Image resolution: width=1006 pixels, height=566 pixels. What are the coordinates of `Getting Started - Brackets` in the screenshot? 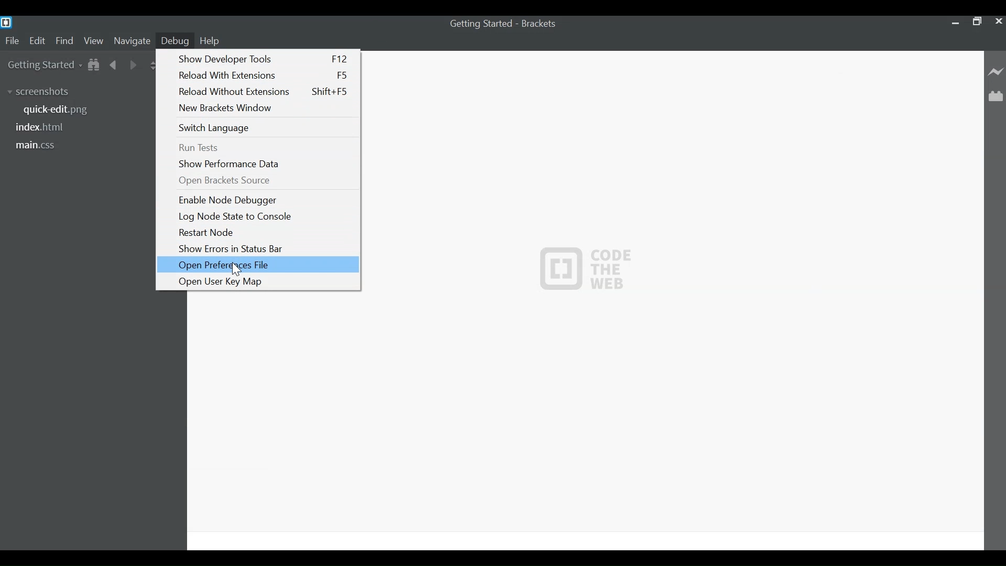 It's located at (506, 23).